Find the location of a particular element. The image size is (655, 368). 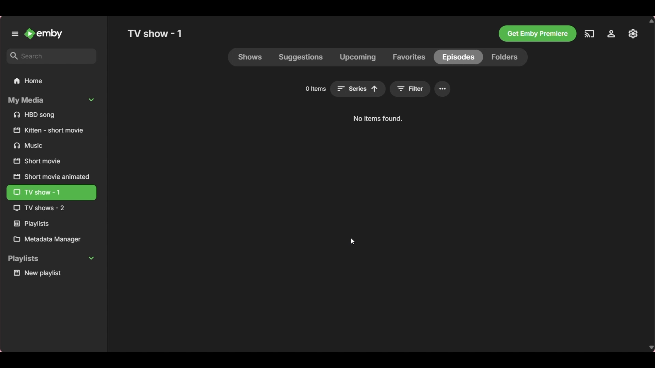

Title of current page is located at coordinates (155, 33).